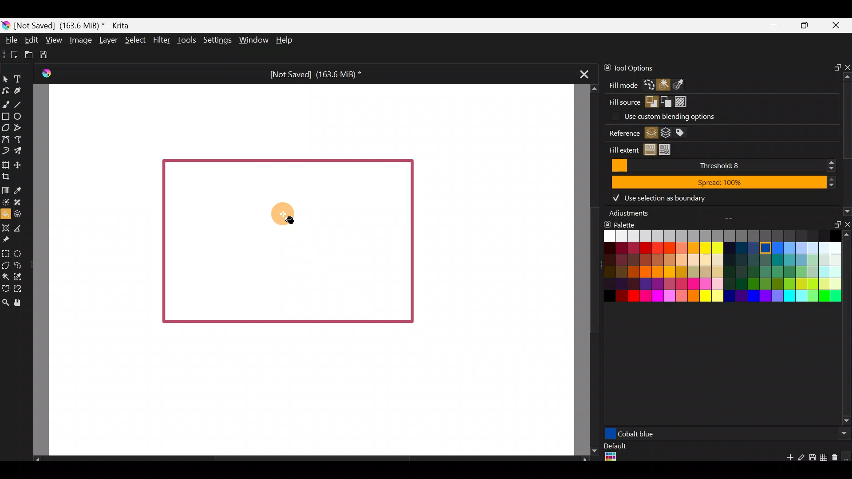 The image size is (852, 479). What do you see at coordinates (681, 132) in the screenshot?
I see `Fill regions from the merging of layers with specific colors` at bounding box center [681, 132].